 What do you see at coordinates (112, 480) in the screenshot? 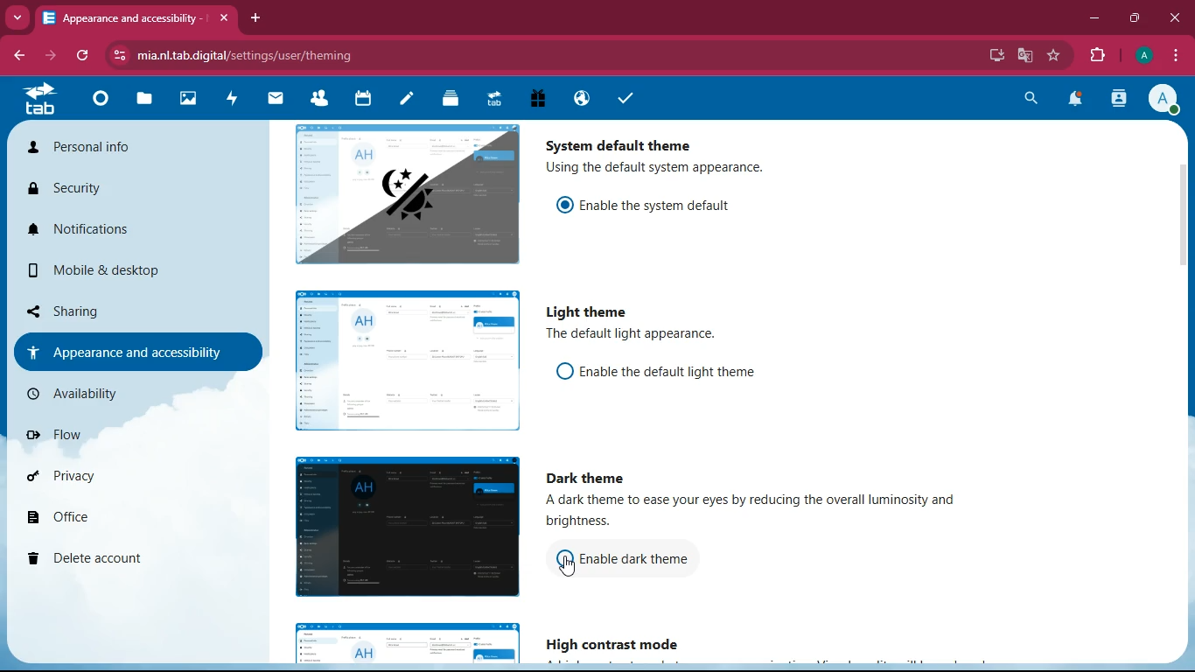
I see `privacy` at bounding box center [112, 480].